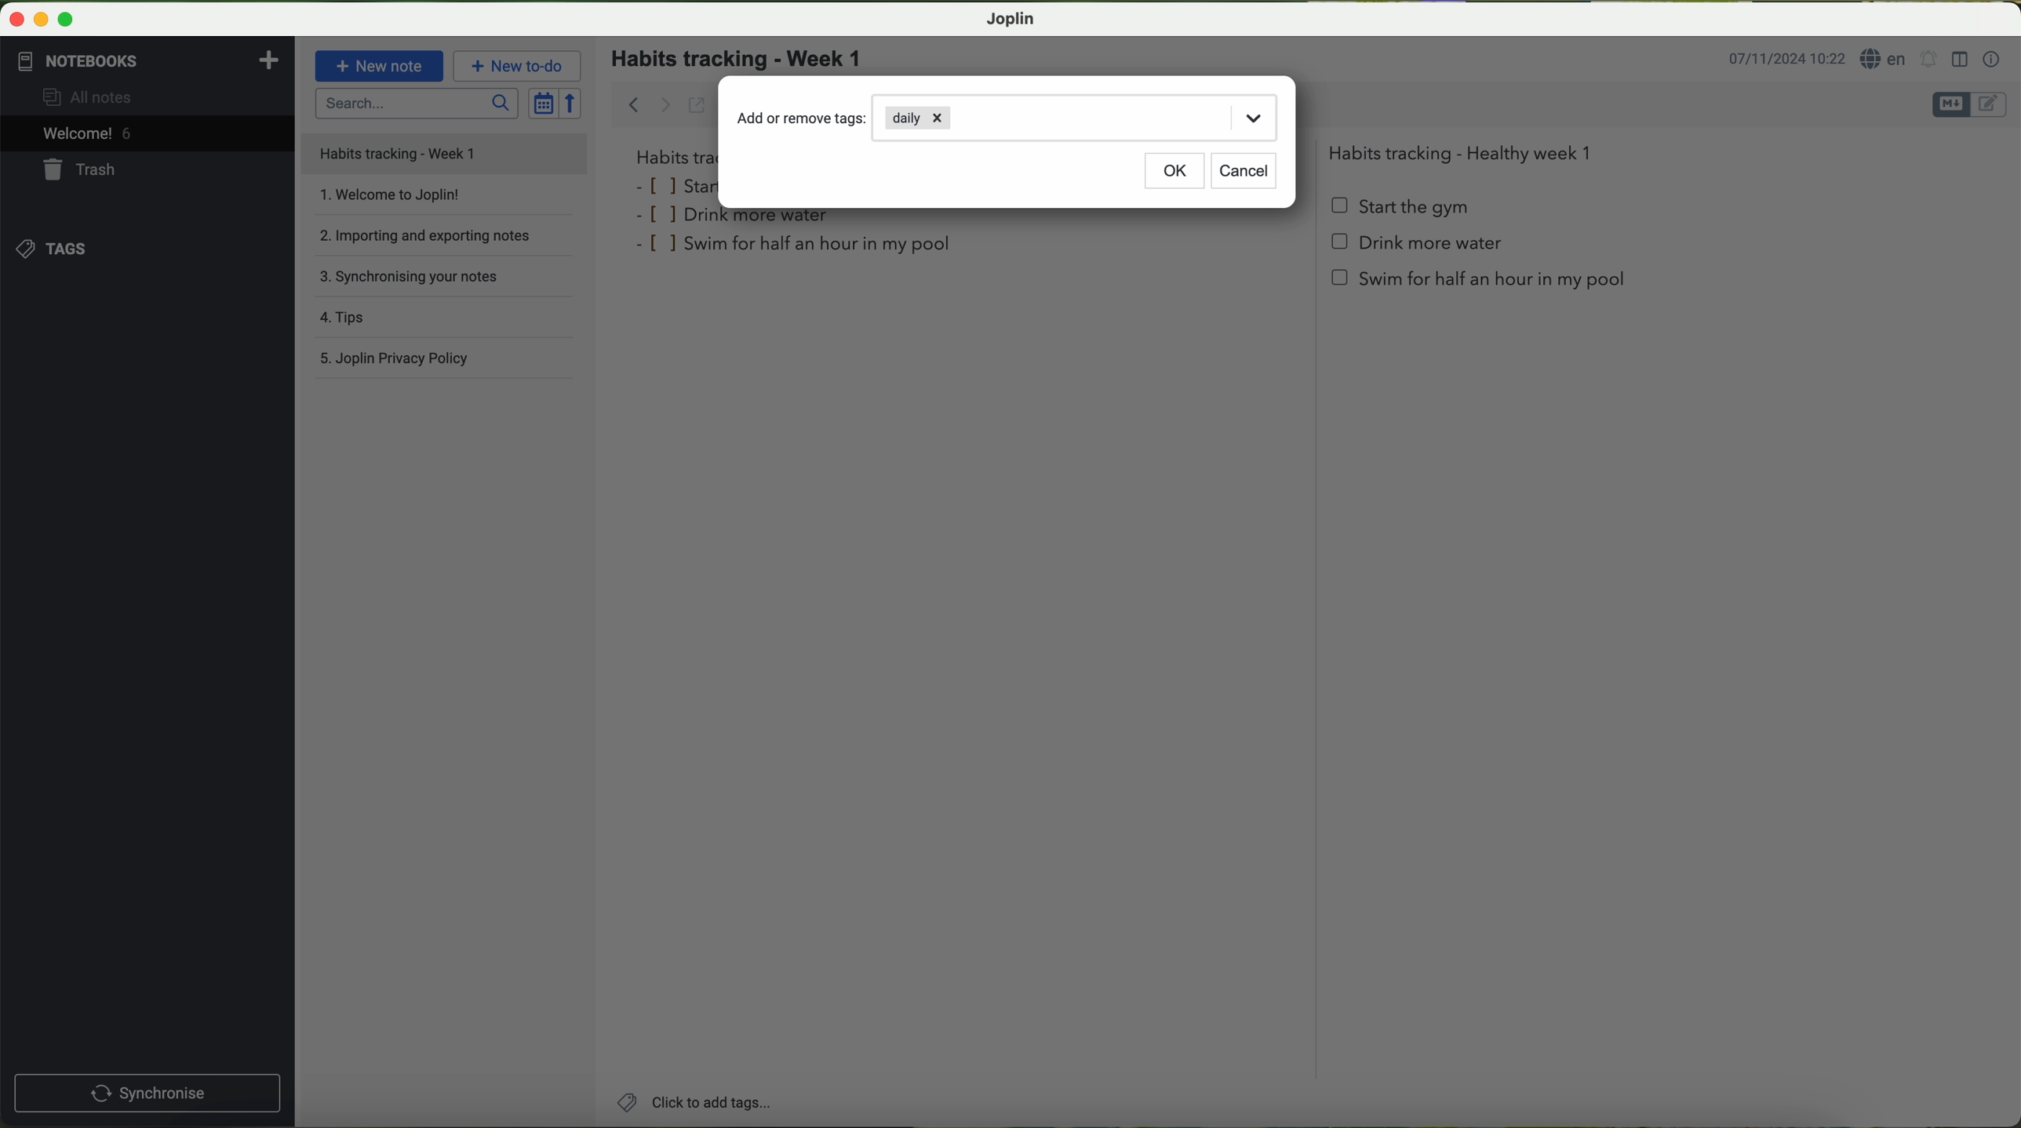 The height and width of the screenshot is (1128, 2021). Describe the element at coordinates (543, 103) in the screenshot. I see `toggle sort order field` at that location.